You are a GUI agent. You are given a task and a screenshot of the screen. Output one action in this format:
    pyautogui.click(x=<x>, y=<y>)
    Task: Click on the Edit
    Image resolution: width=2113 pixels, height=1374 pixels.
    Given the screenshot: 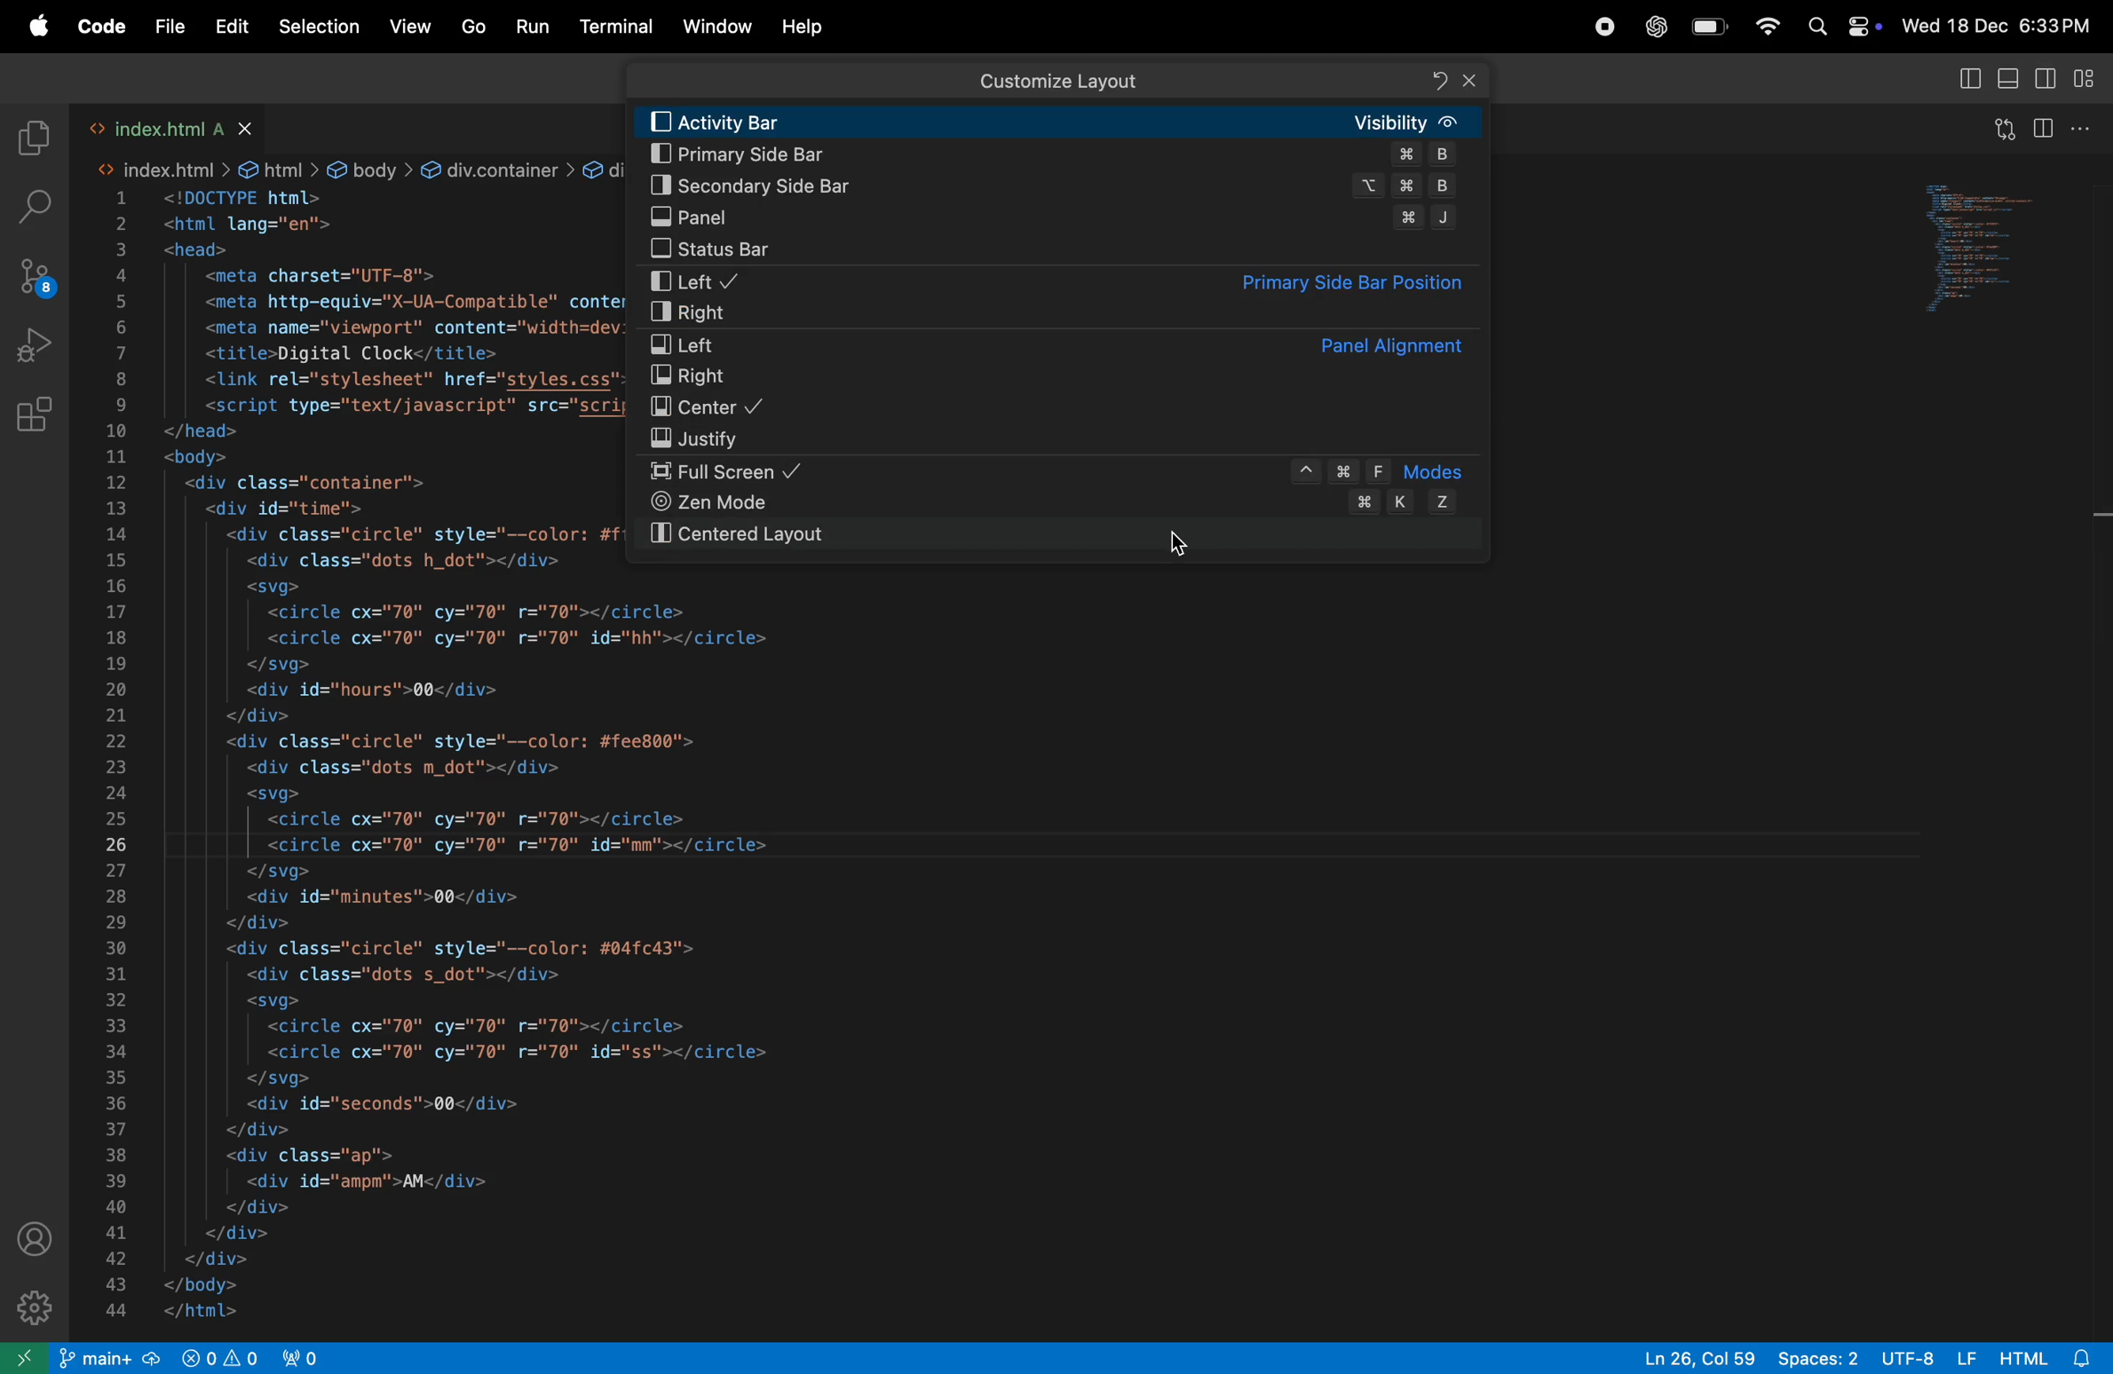 What is the action you would take?
    pyautogui.click(x=232, y=26)
    